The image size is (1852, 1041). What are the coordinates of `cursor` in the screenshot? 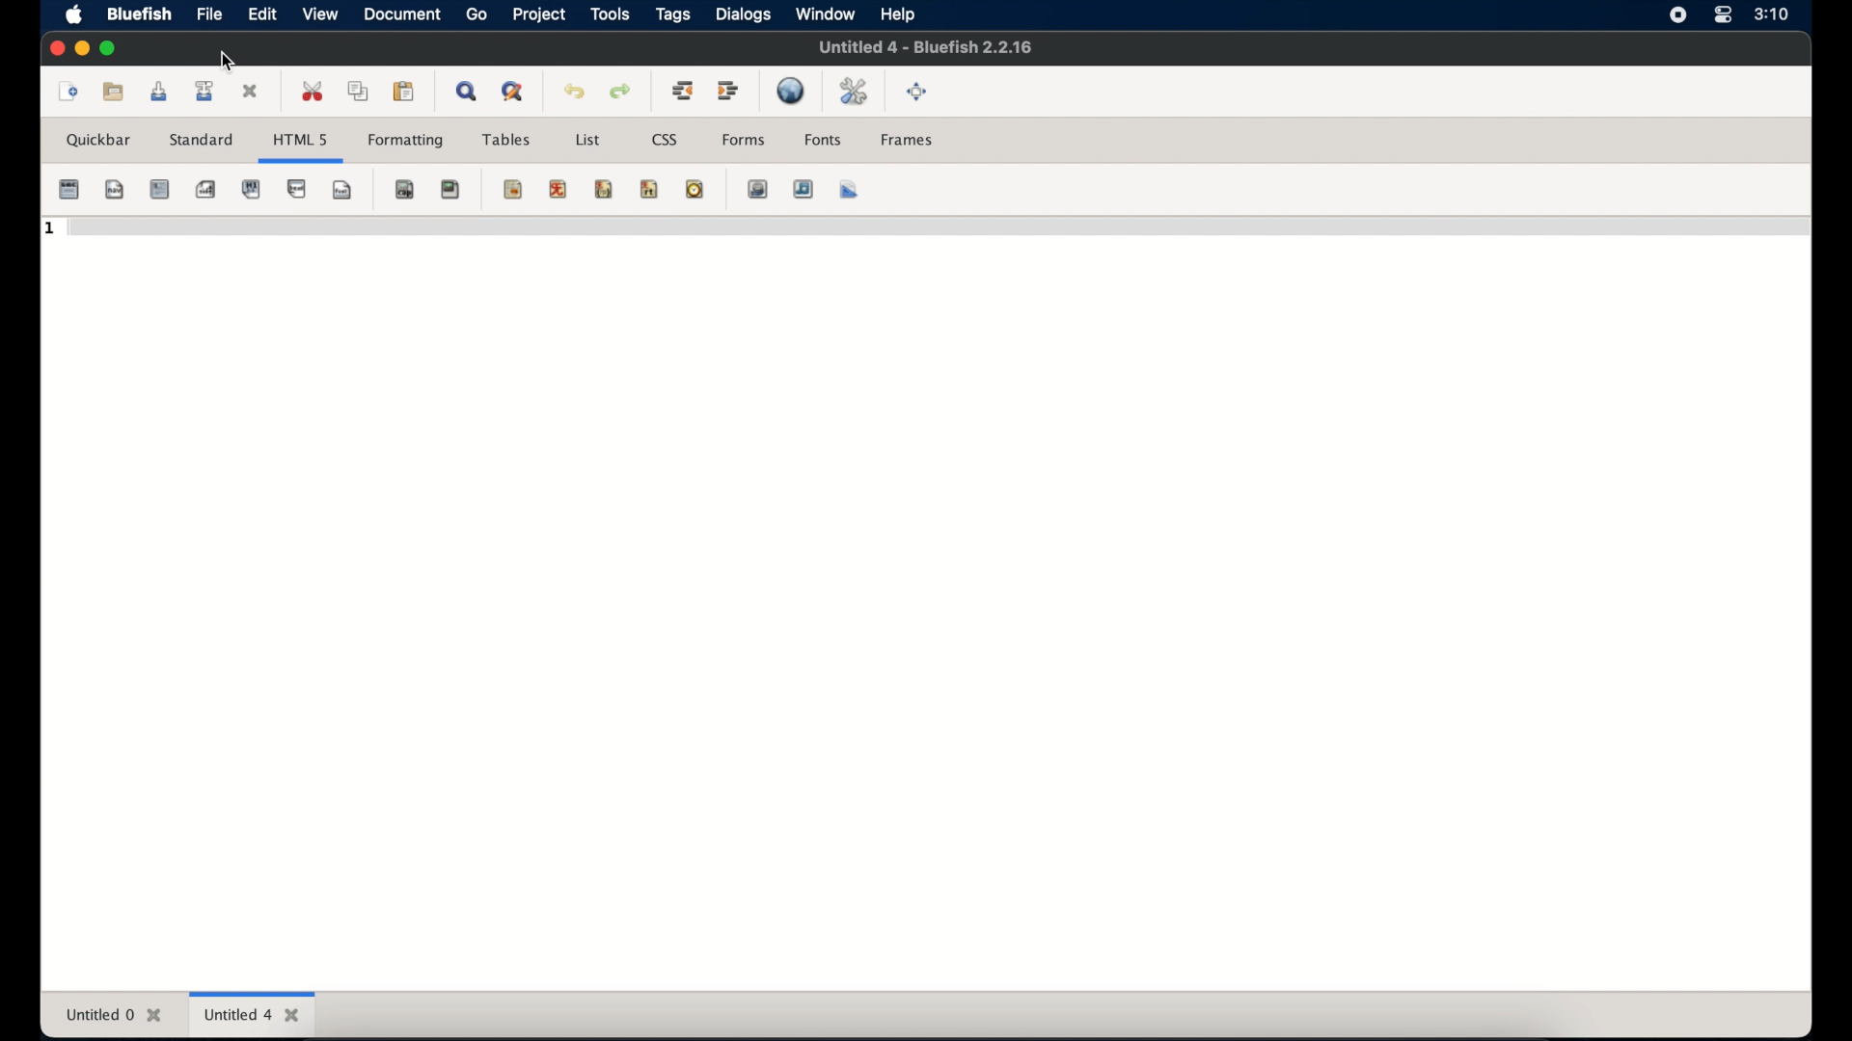 It's located at (225, 61).